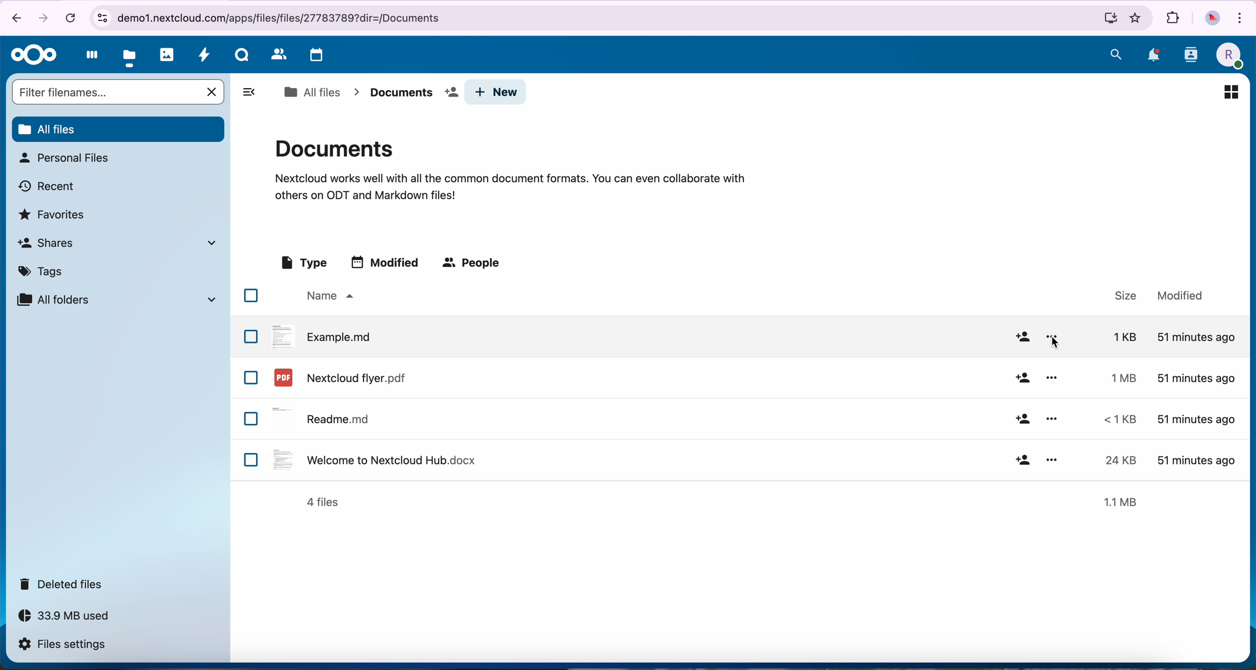  Describe the element at coordinates (205, 57) in the screenshot. I see `activity` at that location.